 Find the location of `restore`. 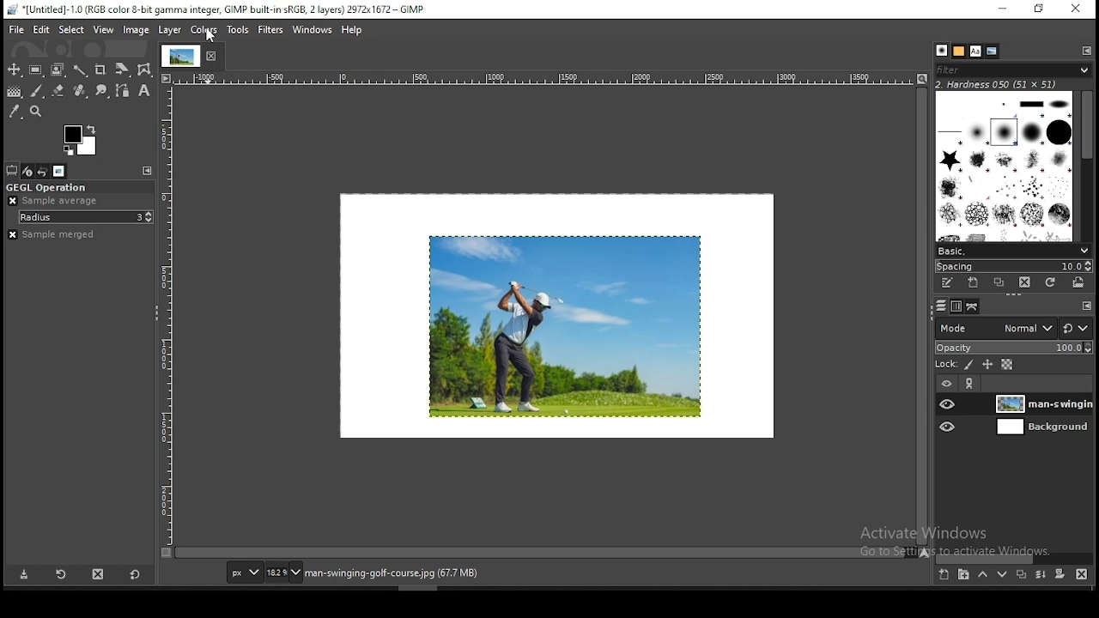

restore is located at coordinates (1041, 10).